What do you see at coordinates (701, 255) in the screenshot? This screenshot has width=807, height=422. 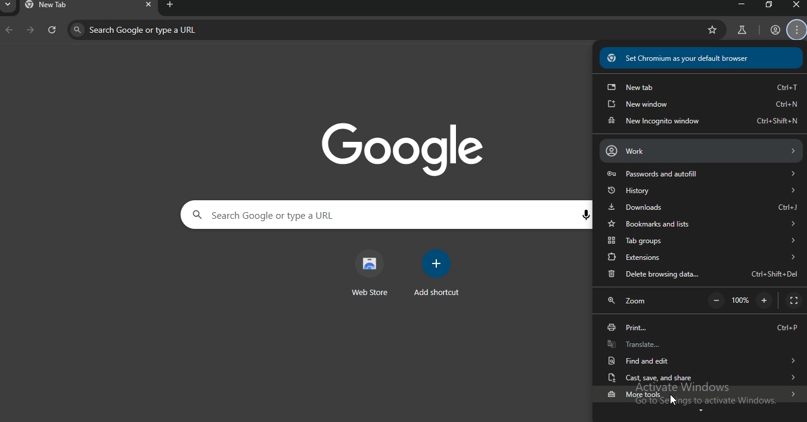 I see `extensions` at bounding box center [701, 255].